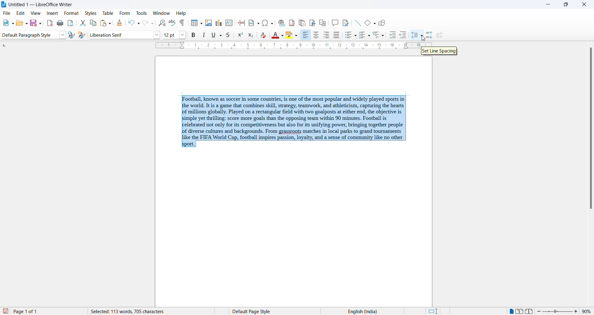  I want to click on justified, so click(337, 35).